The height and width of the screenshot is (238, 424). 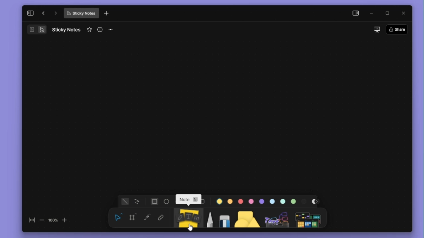 I want to click on side  panel, so click(x=354, y=13).